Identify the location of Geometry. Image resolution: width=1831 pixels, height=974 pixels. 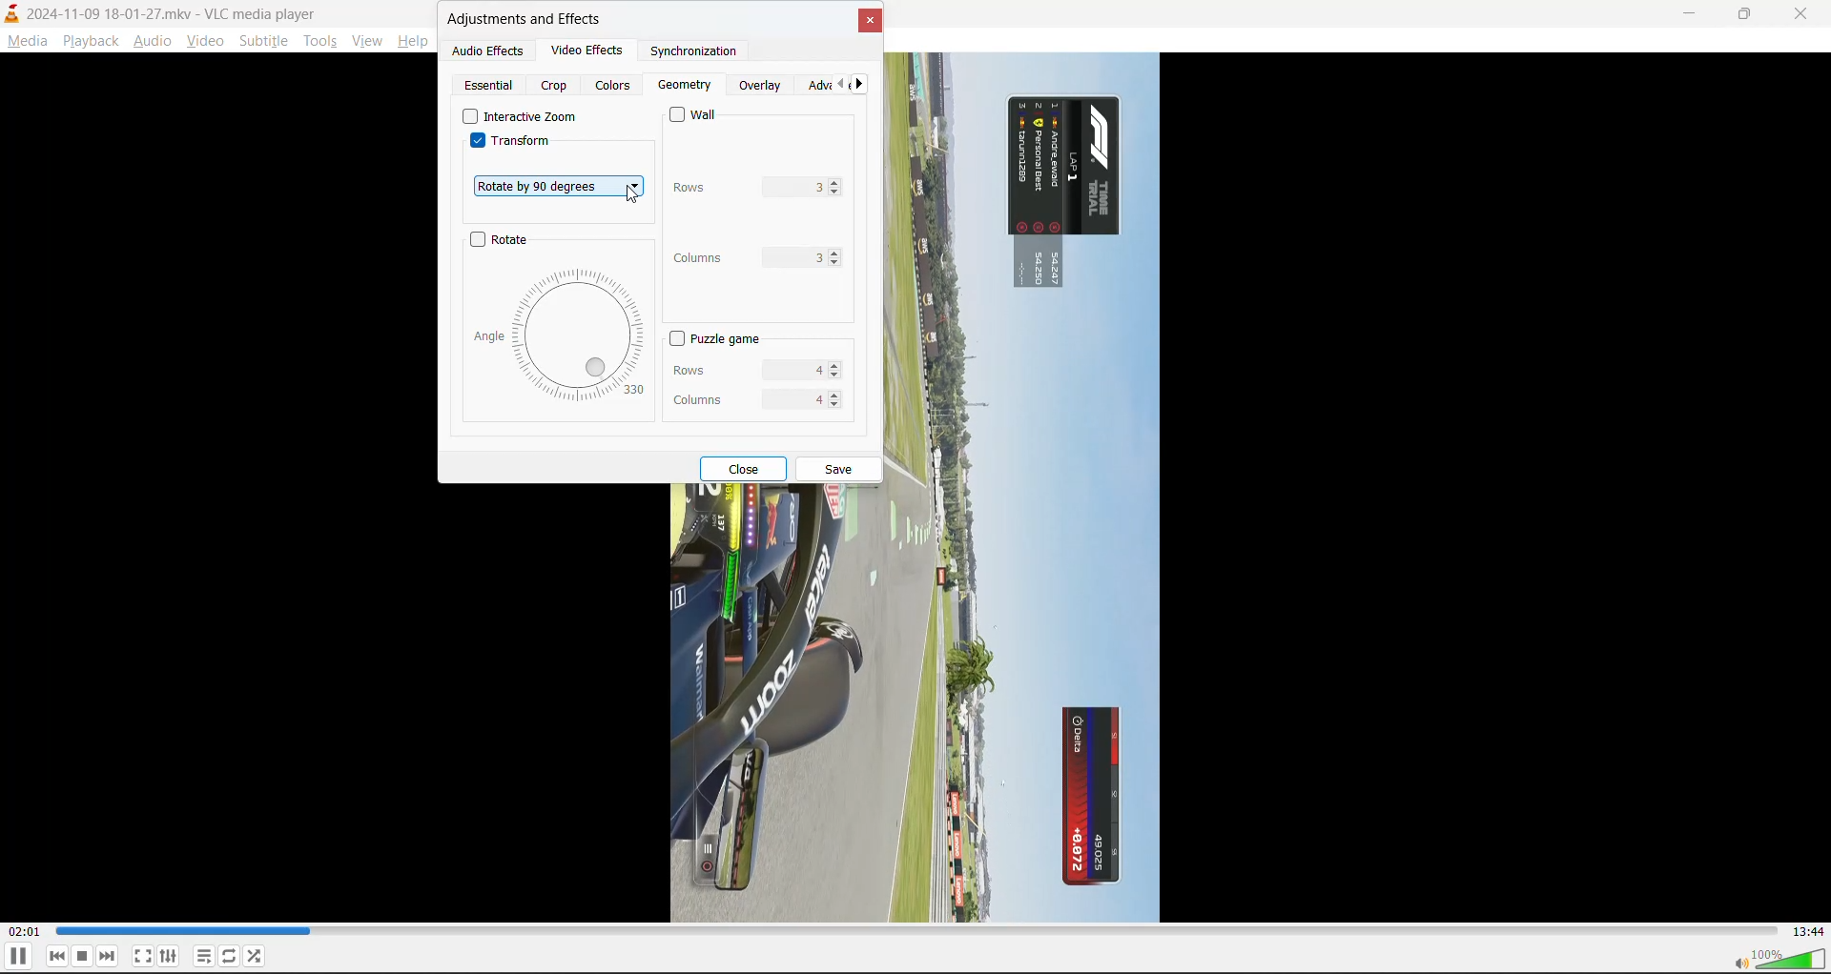
(685, 86).